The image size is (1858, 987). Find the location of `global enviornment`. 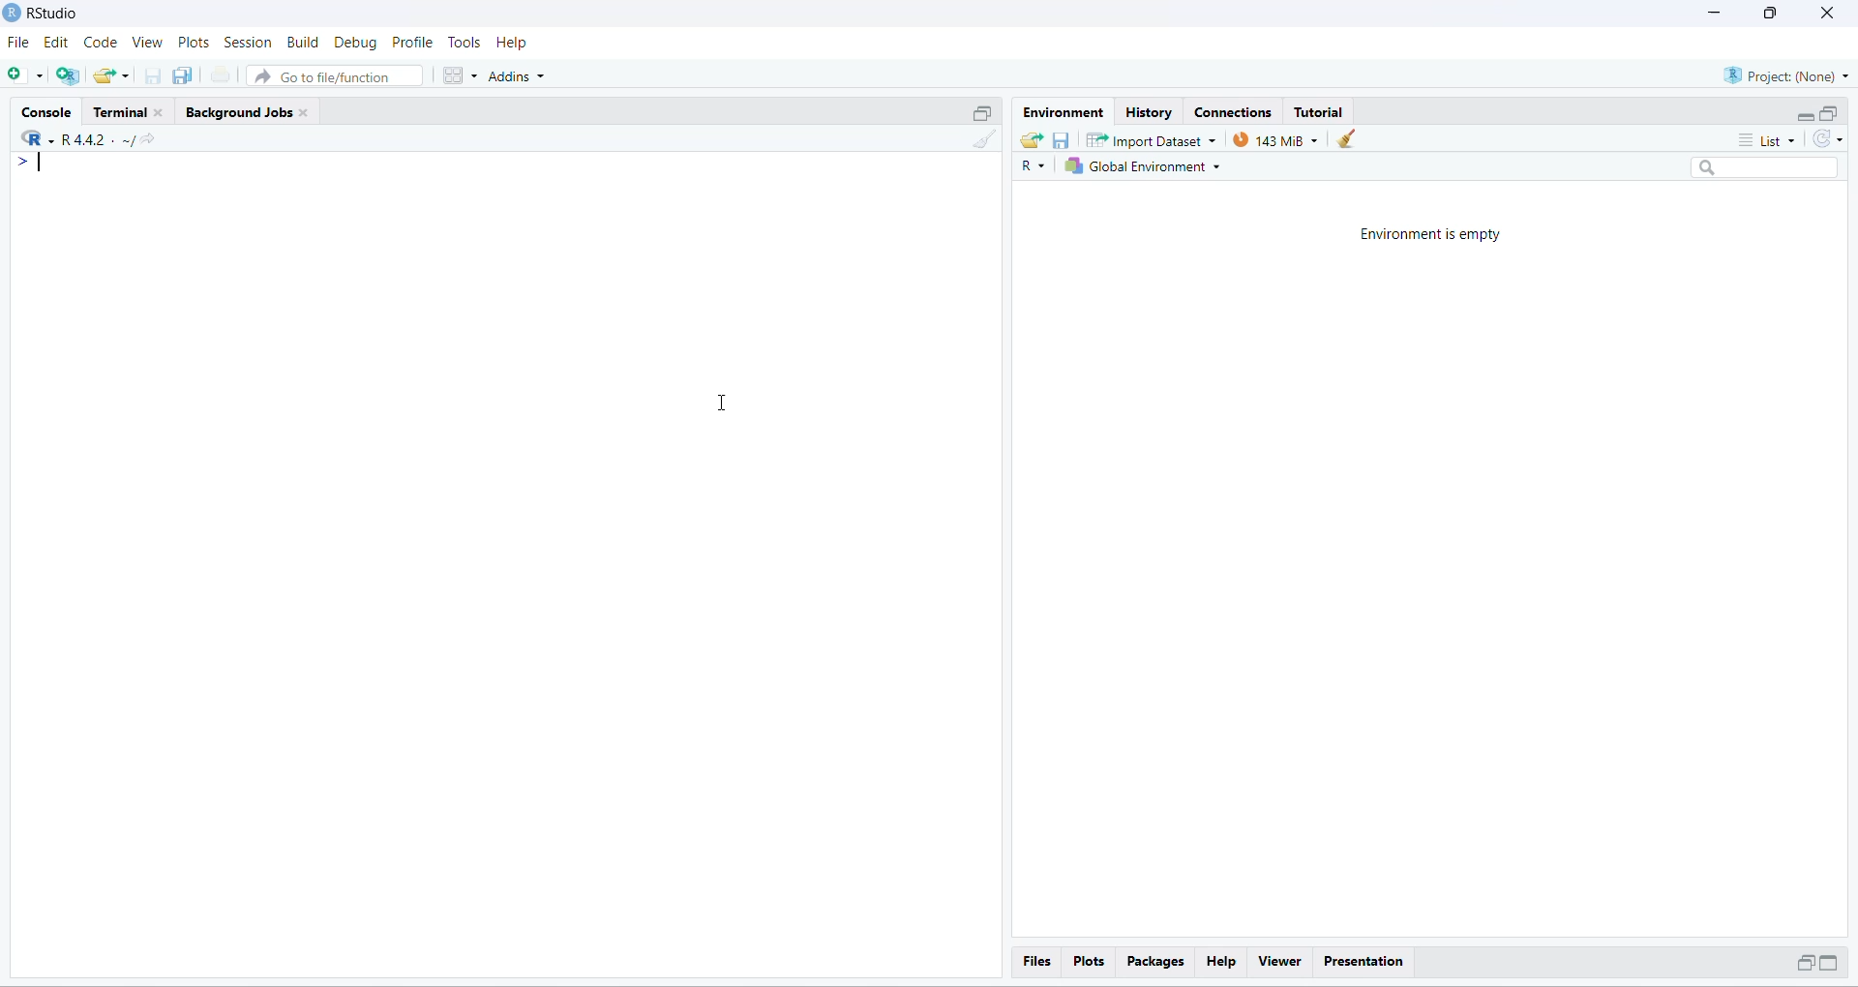

global enviornment is located at coordinates (1147, 165).